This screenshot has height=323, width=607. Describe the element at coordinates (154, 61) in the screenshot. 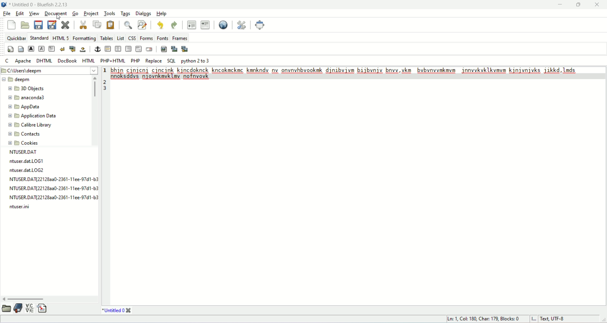

I see `REPLACE` at that location.